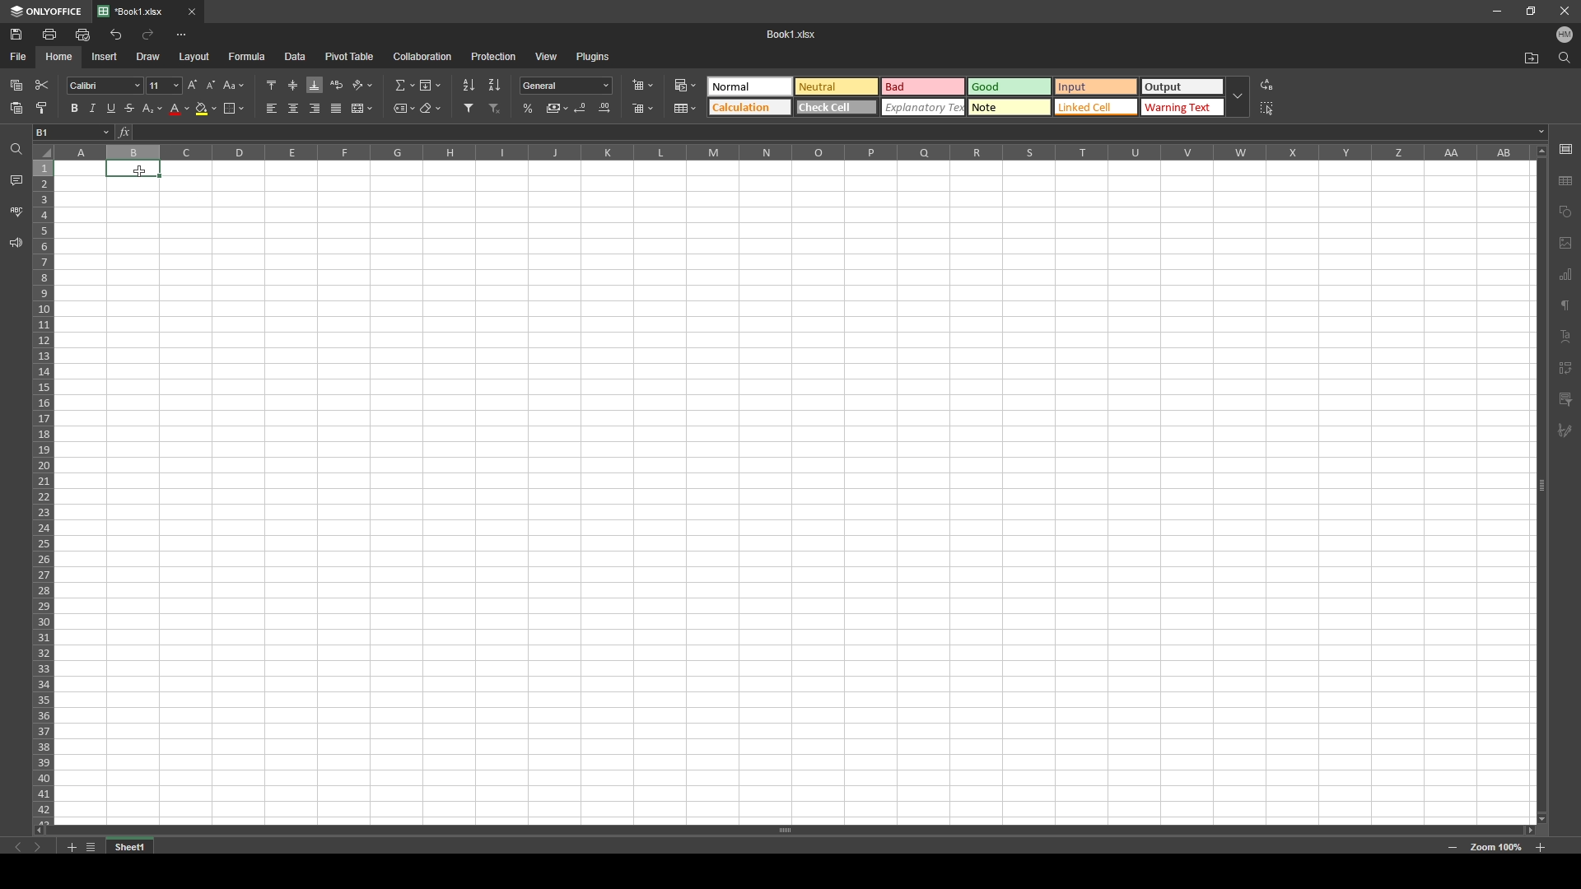 This screenshot has width=1581, height=889. What do you see at coordinates (115, 35) in the screenshot?
I see `undo` at bounding box center [115, 35].